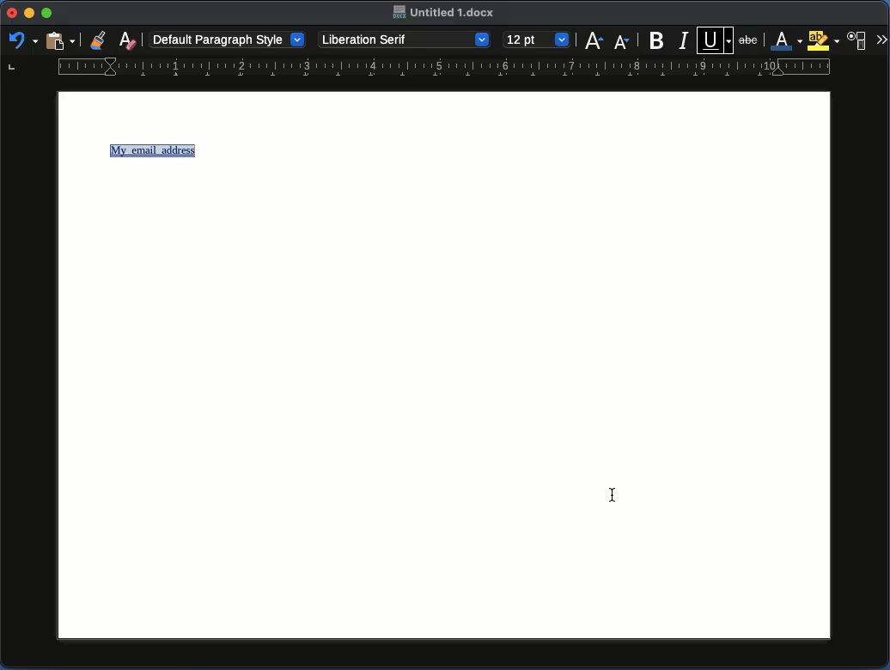 The image size is (890, 670). What do you see at coordinates (420, 70) in the screenshot?
I see `Ruler` at bounding box center [420, 70].